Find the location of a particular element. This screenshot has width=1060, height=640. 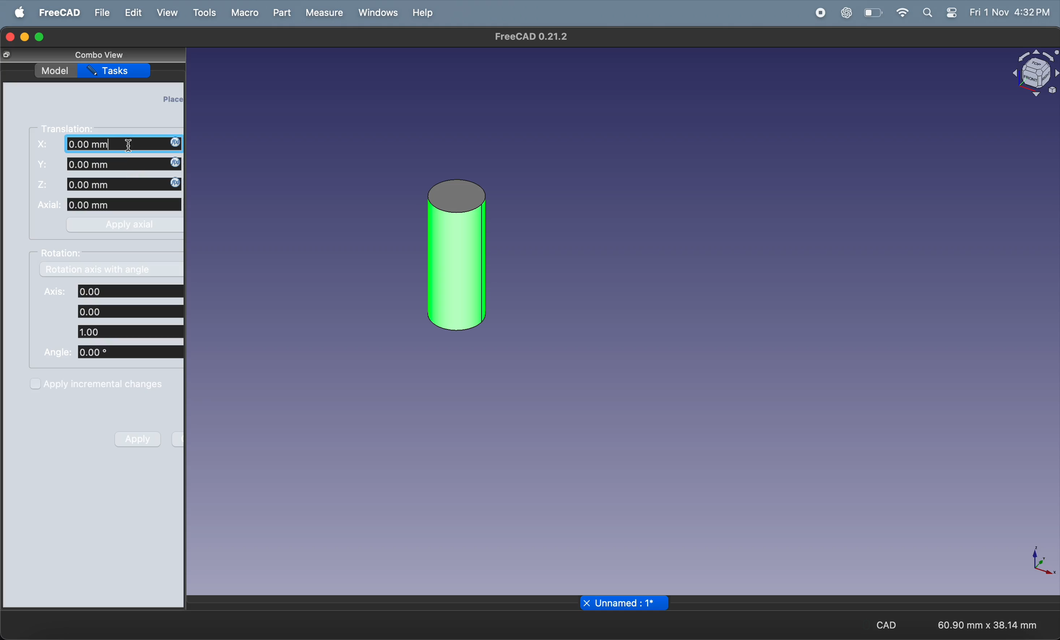

angle coordinates is located at coordinates (129, 352).